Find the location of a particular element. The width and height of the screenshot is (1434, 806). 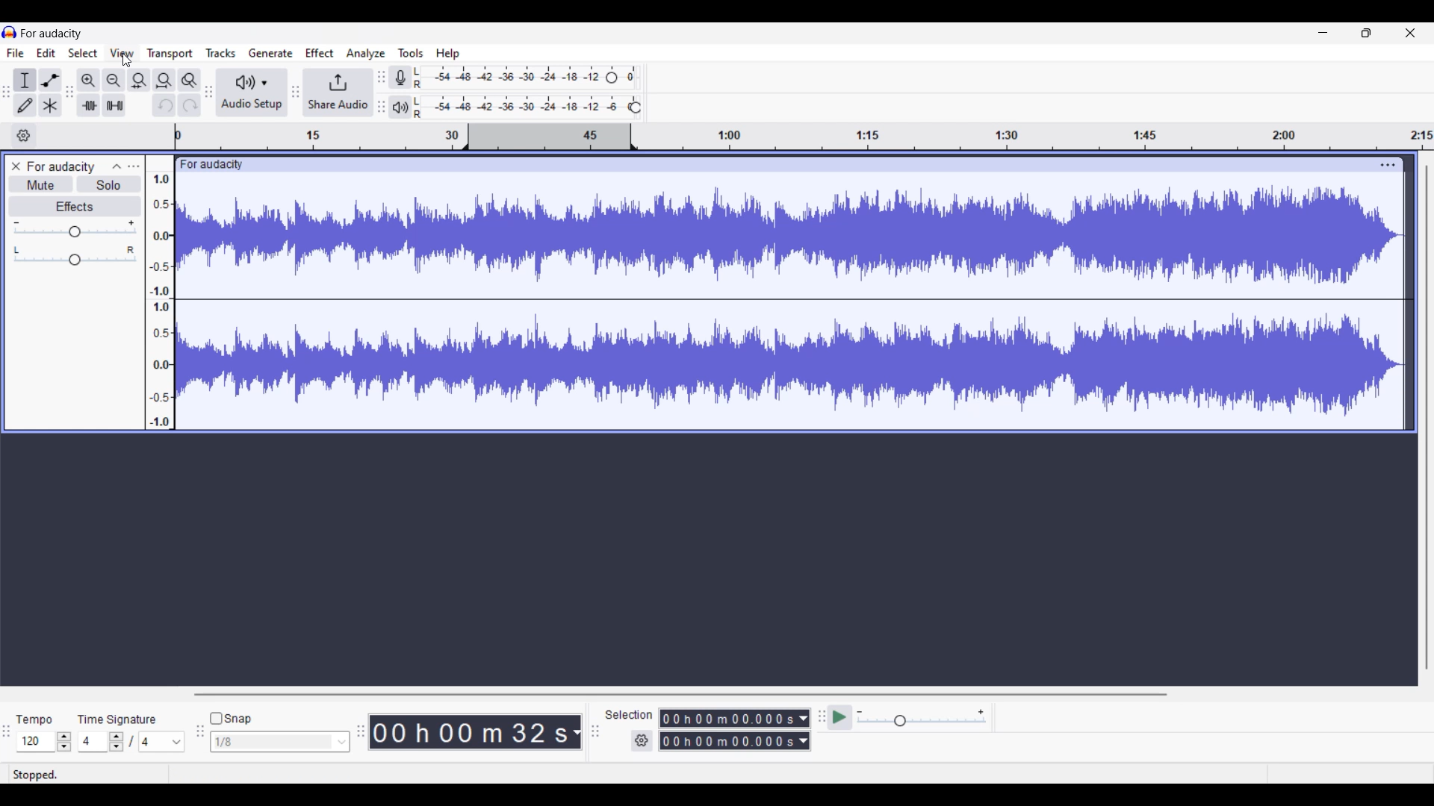

Current track waveform is located at coordinates (777, 301).